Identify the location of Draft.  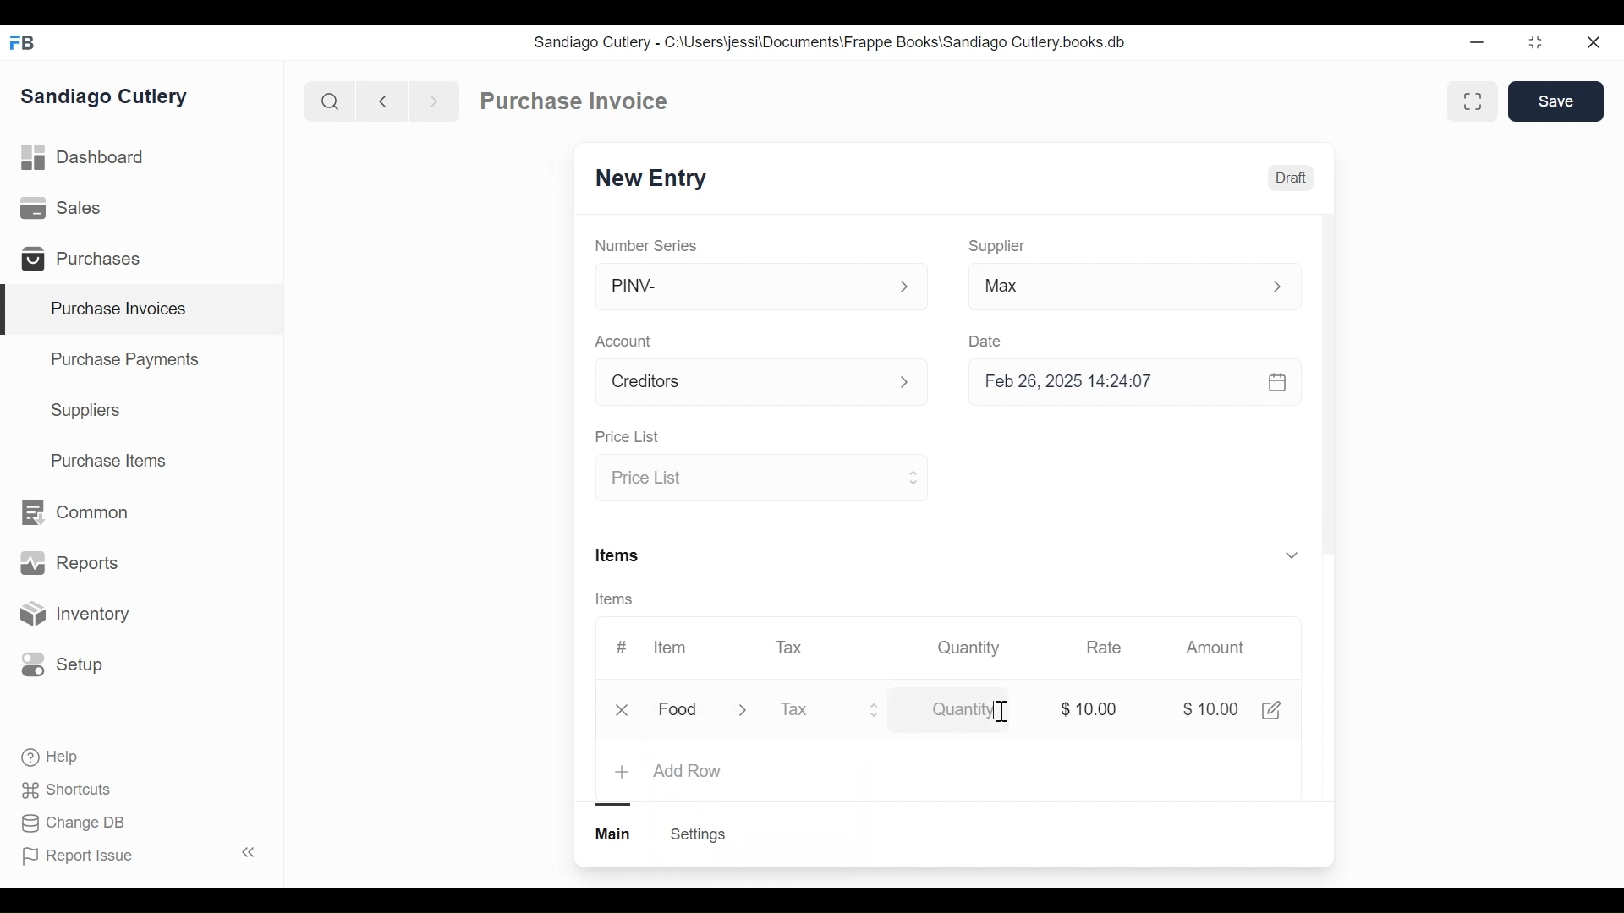
(1292, 180).